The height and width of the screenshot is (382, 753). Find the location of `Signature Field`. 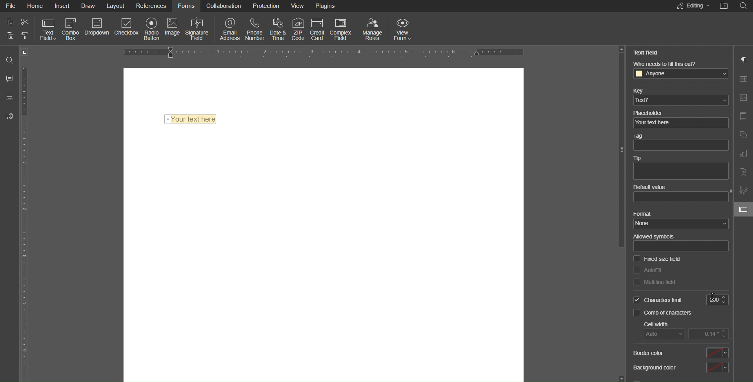

Signature Field is located at coordinates (200, 28).